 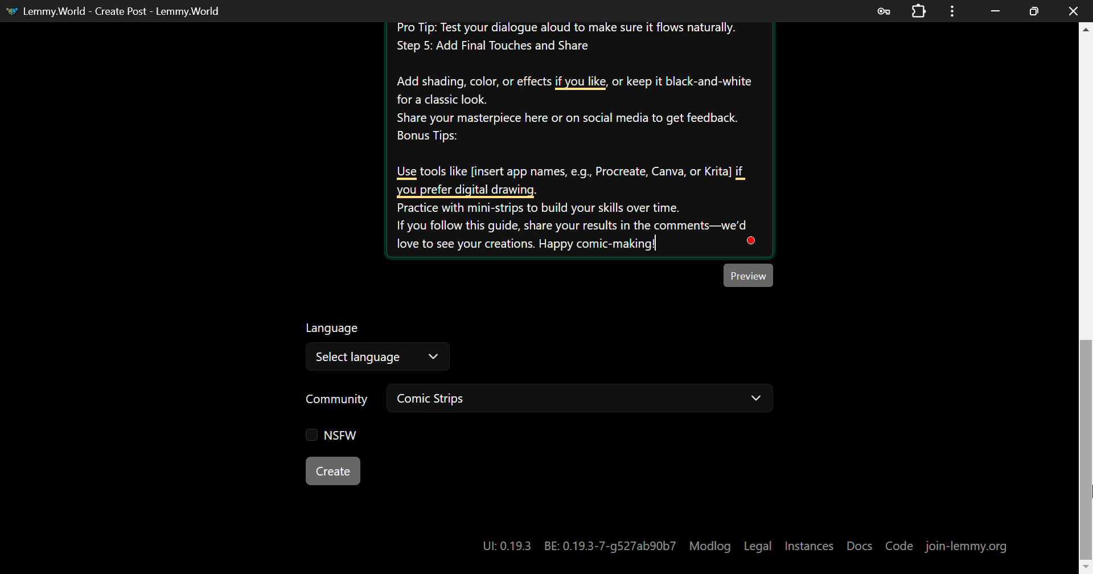 What do you see at coordinates (749, 275) in the screenshot?
I see `Preview` at bounding box center [749, 275].